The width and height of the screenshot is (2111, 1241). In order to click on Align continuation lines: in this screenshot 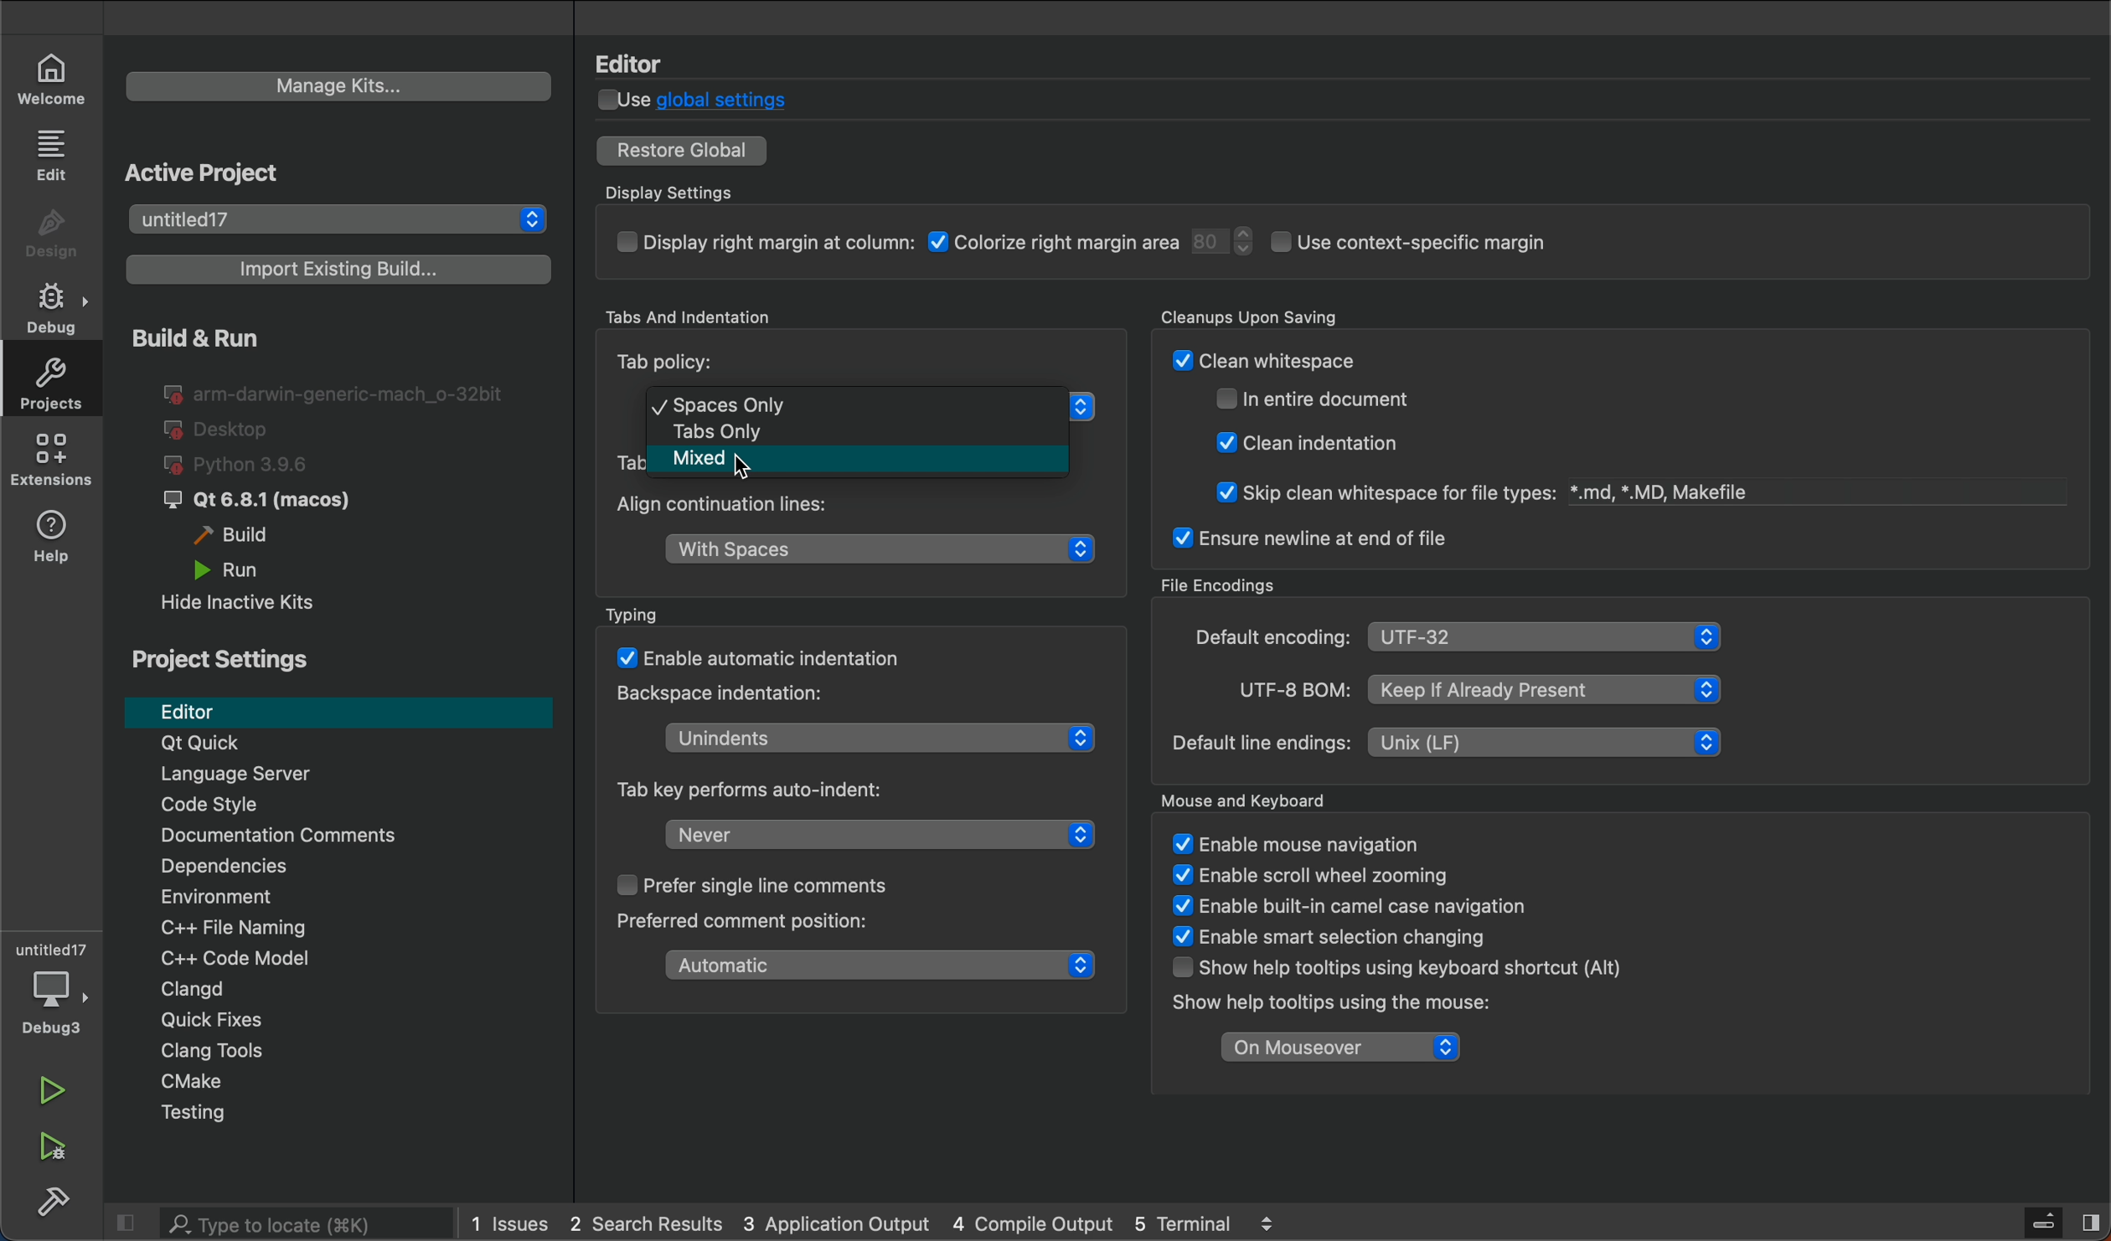, I will do `click(752, 508)`.